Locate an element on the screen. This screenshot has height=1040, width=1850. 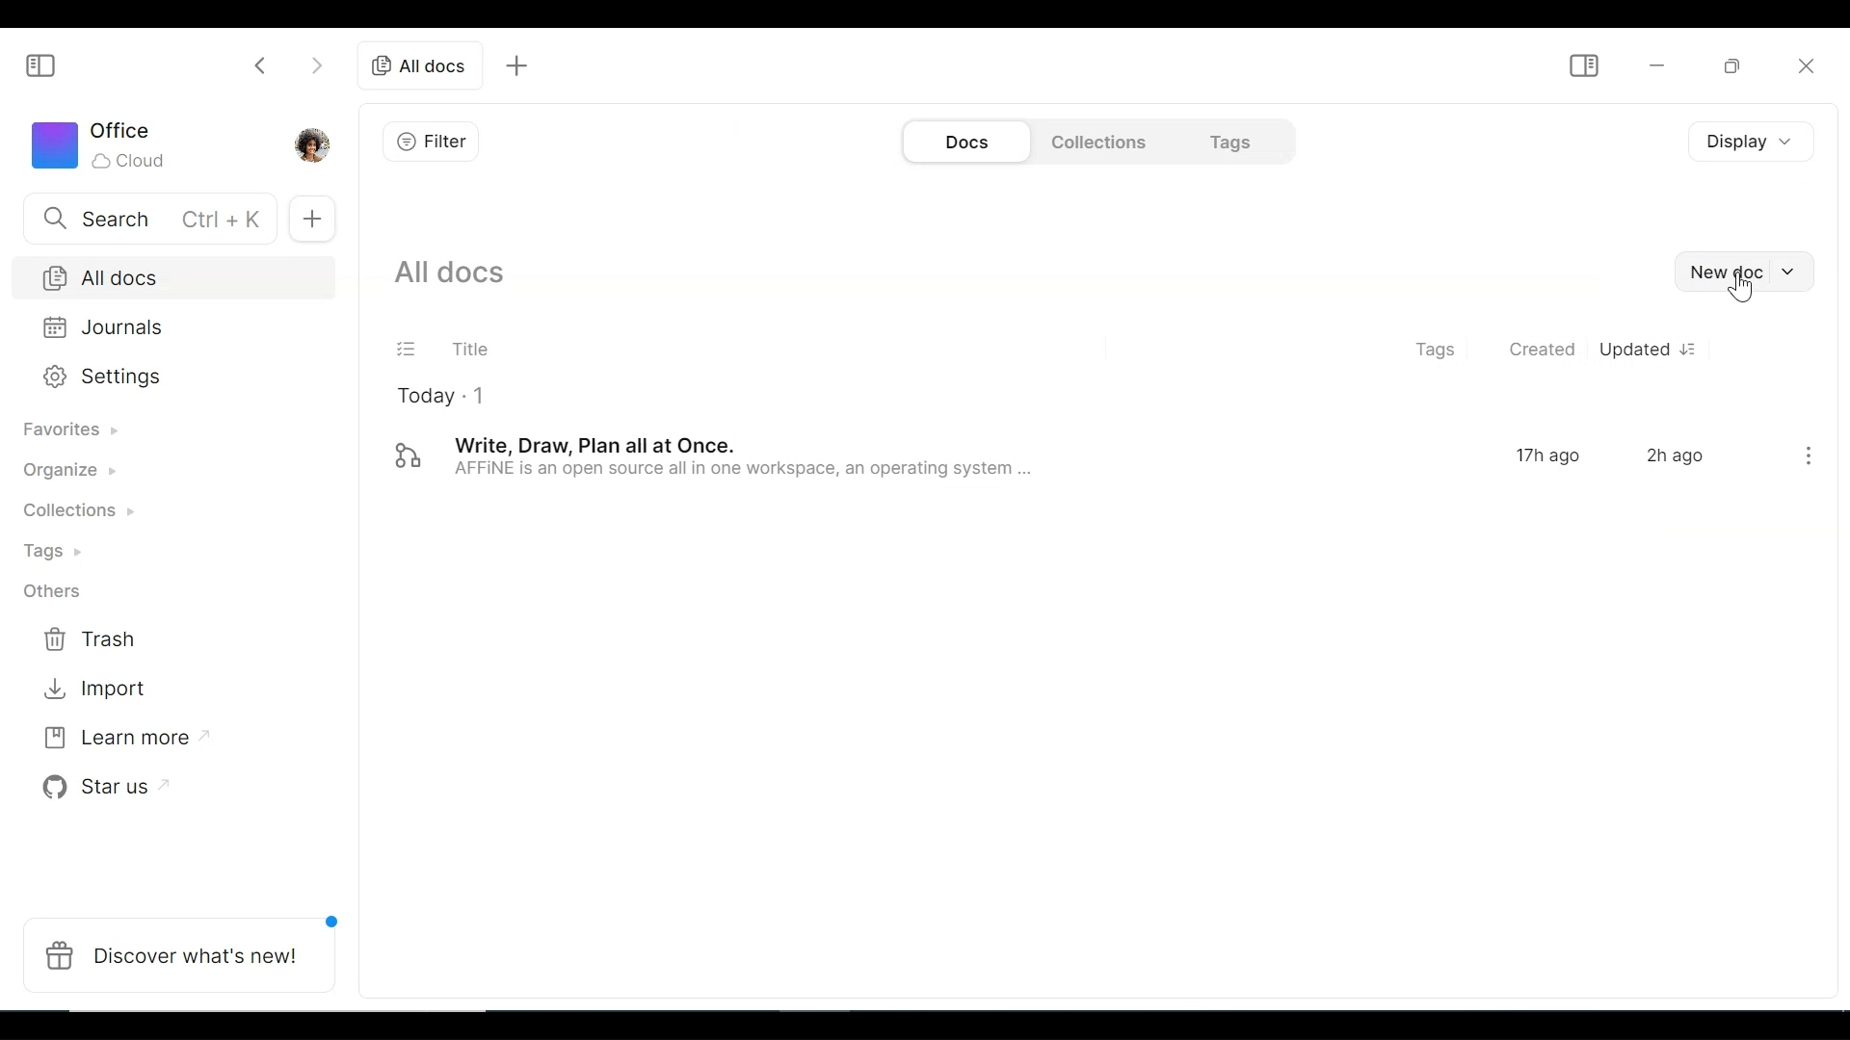
Show all documents is located at coordinates (462, 272).